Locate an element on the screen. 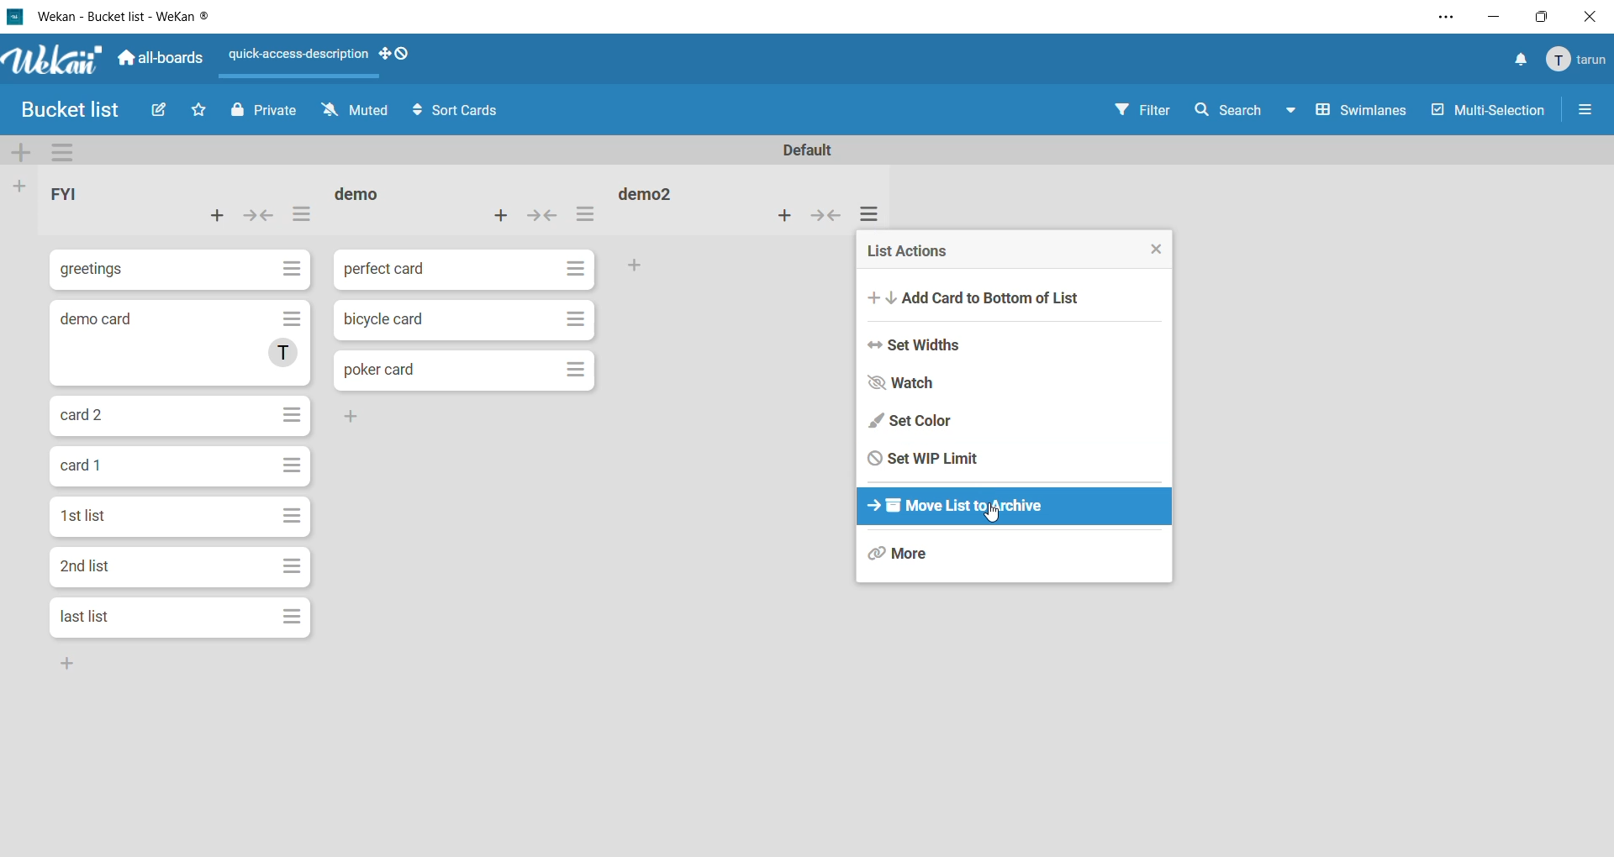 The image size is (1614, 857). add card to bottom is located at coordinates (987, 297).